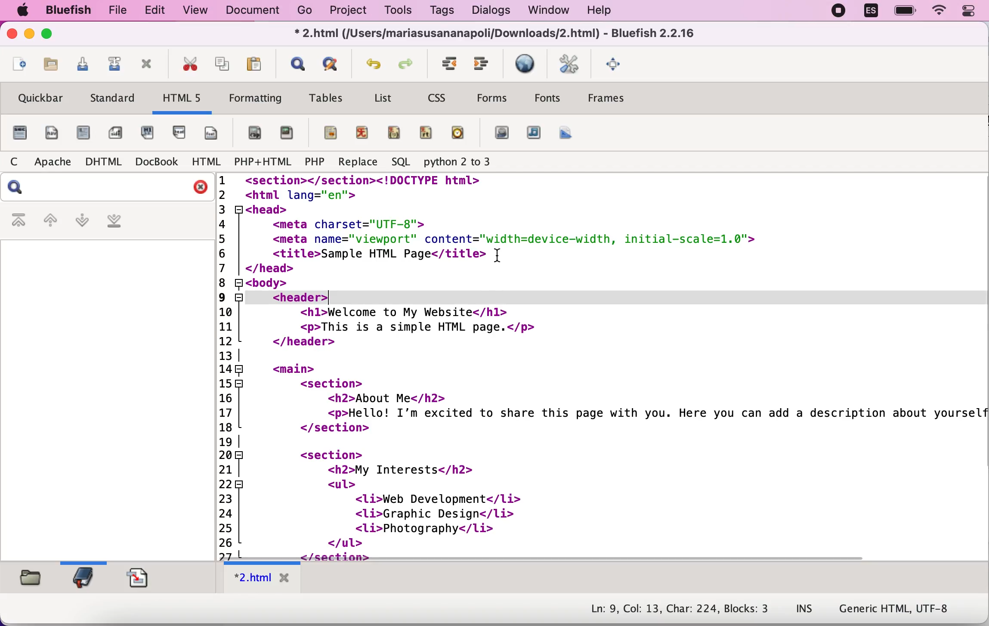 The height and width of the screenshot is (626, 989). I want to click on bookmarks, so click(87, 580).